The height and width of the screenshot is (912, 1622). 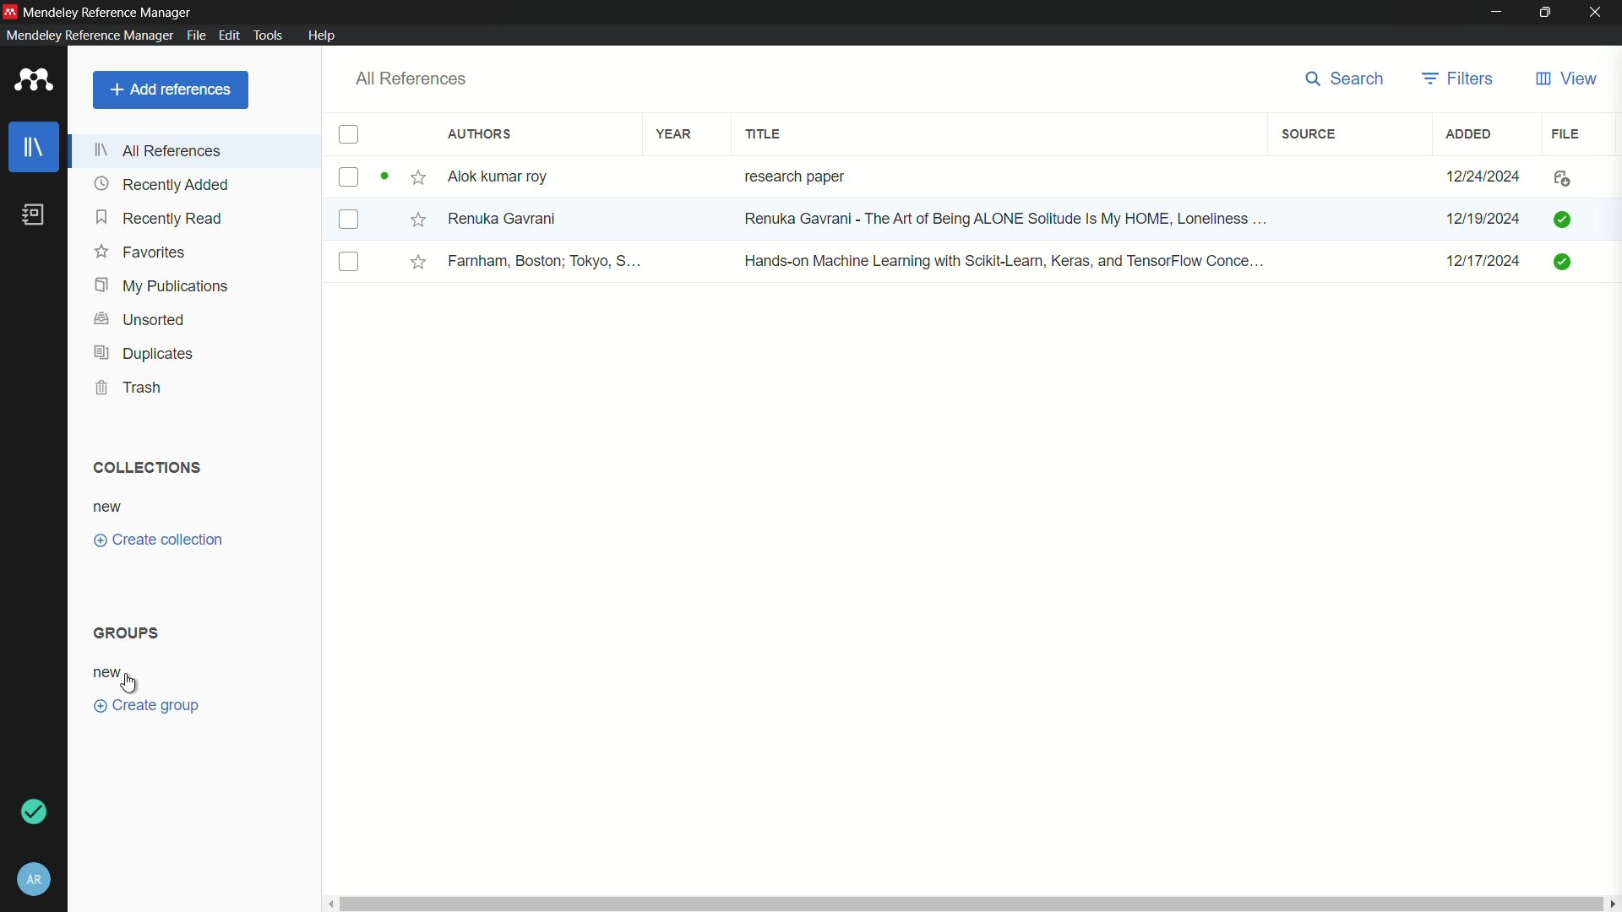 What do you see at coordinates (30, 81) in the screenshot?
I see `app icon` at bounding box center [30, 81].